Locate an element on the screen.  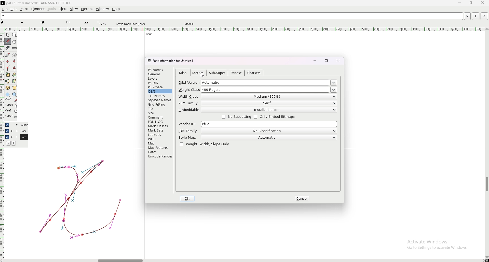
tex is located at coordinates (159, 109).